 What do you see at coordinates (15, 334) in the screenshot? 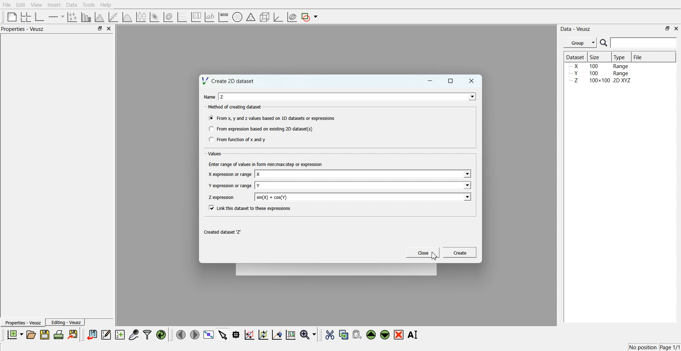
I see `New document` at bounding box center [15, 334].